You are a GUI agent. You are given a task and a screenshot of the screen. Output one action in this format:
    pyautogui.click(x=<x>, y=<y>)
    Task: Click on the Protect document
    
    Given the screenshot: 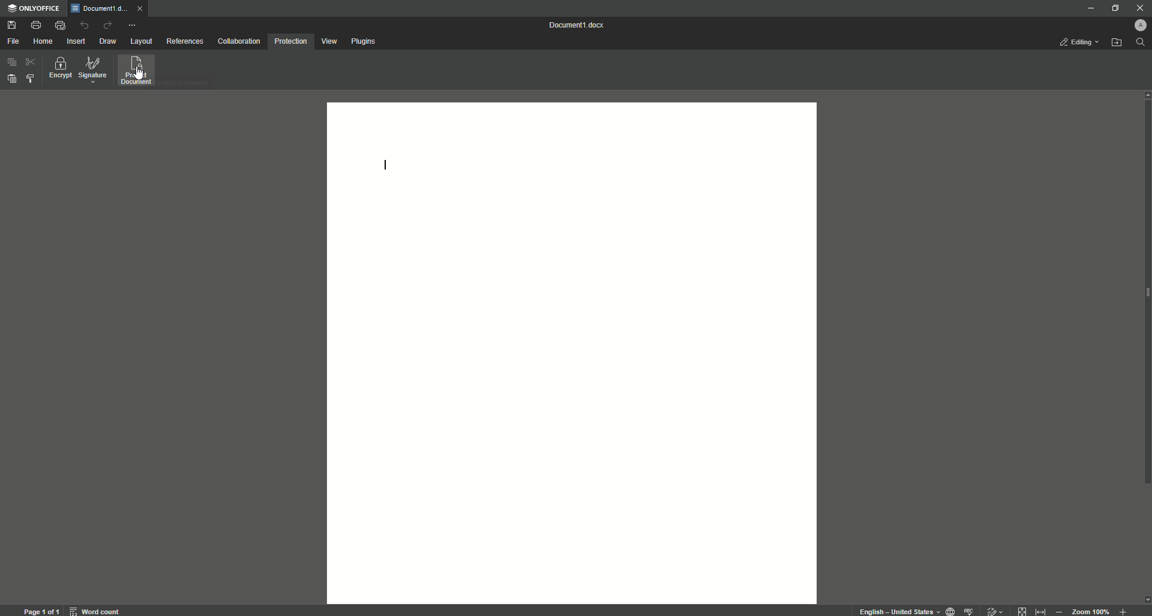 What is the action you would take?
    pyautogui.click(x=138, y=71)
    